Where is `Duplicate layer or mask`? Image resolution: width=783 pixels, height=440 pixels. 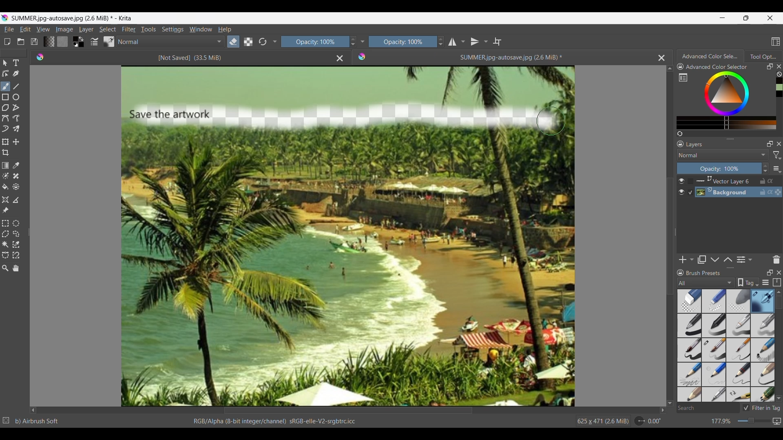 Duplicate layer or mask is located at coordinates (701, 260).